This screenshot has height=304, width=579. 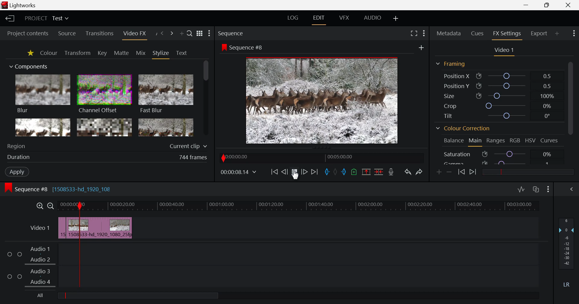 I want to click on Posterize, so click(x=166, y=128).